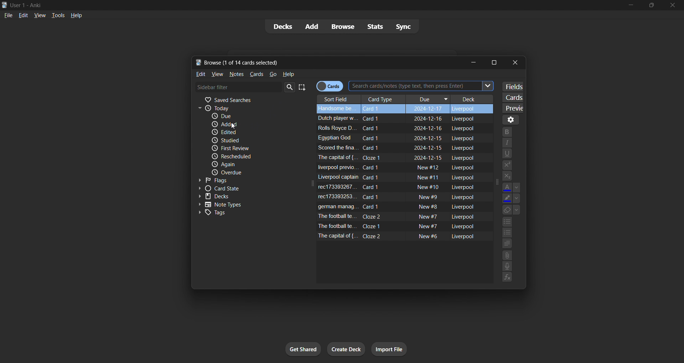  Describe the element at coordinates (39, 15) in the screenshot. I see `view` at that location.